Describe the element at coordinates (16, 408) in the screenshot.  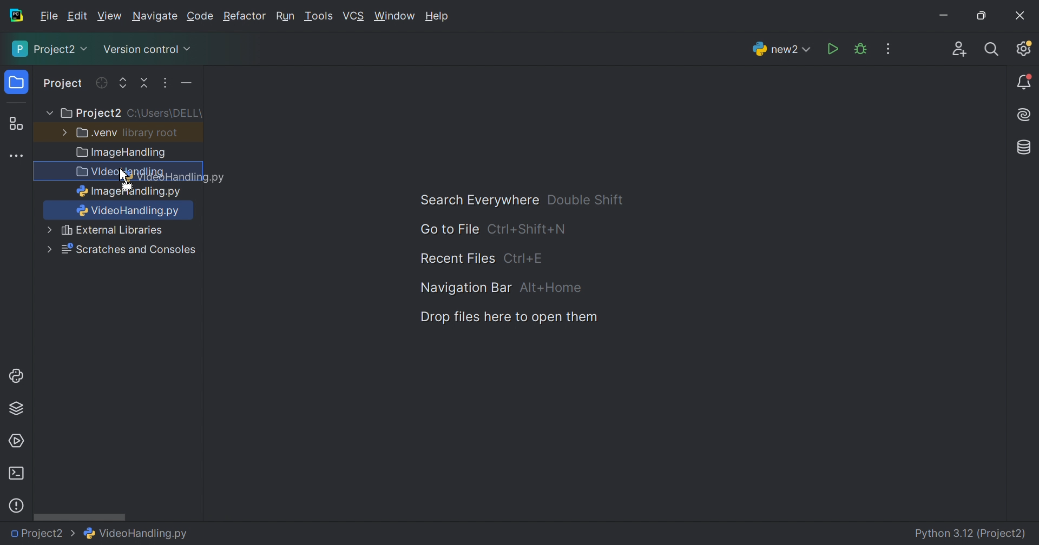
I see `Python packages` at that location.